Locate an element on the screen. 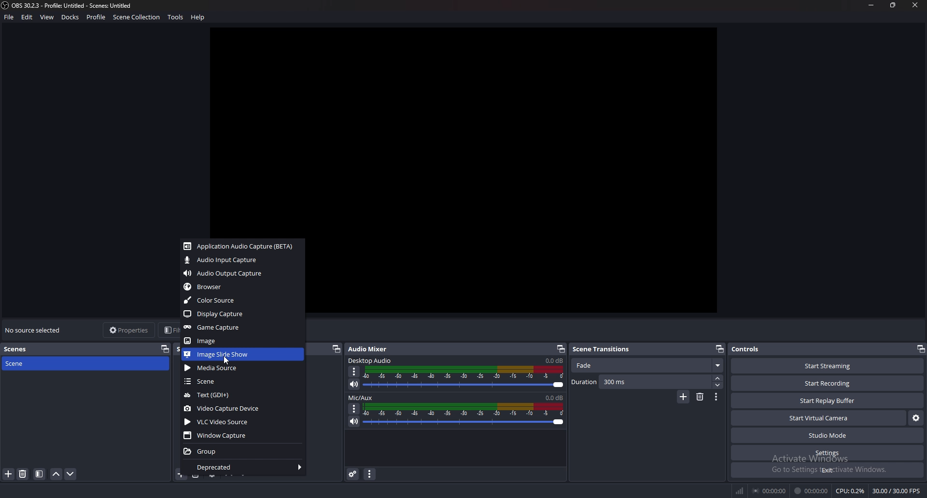  network is located at coordinates (741, 491).